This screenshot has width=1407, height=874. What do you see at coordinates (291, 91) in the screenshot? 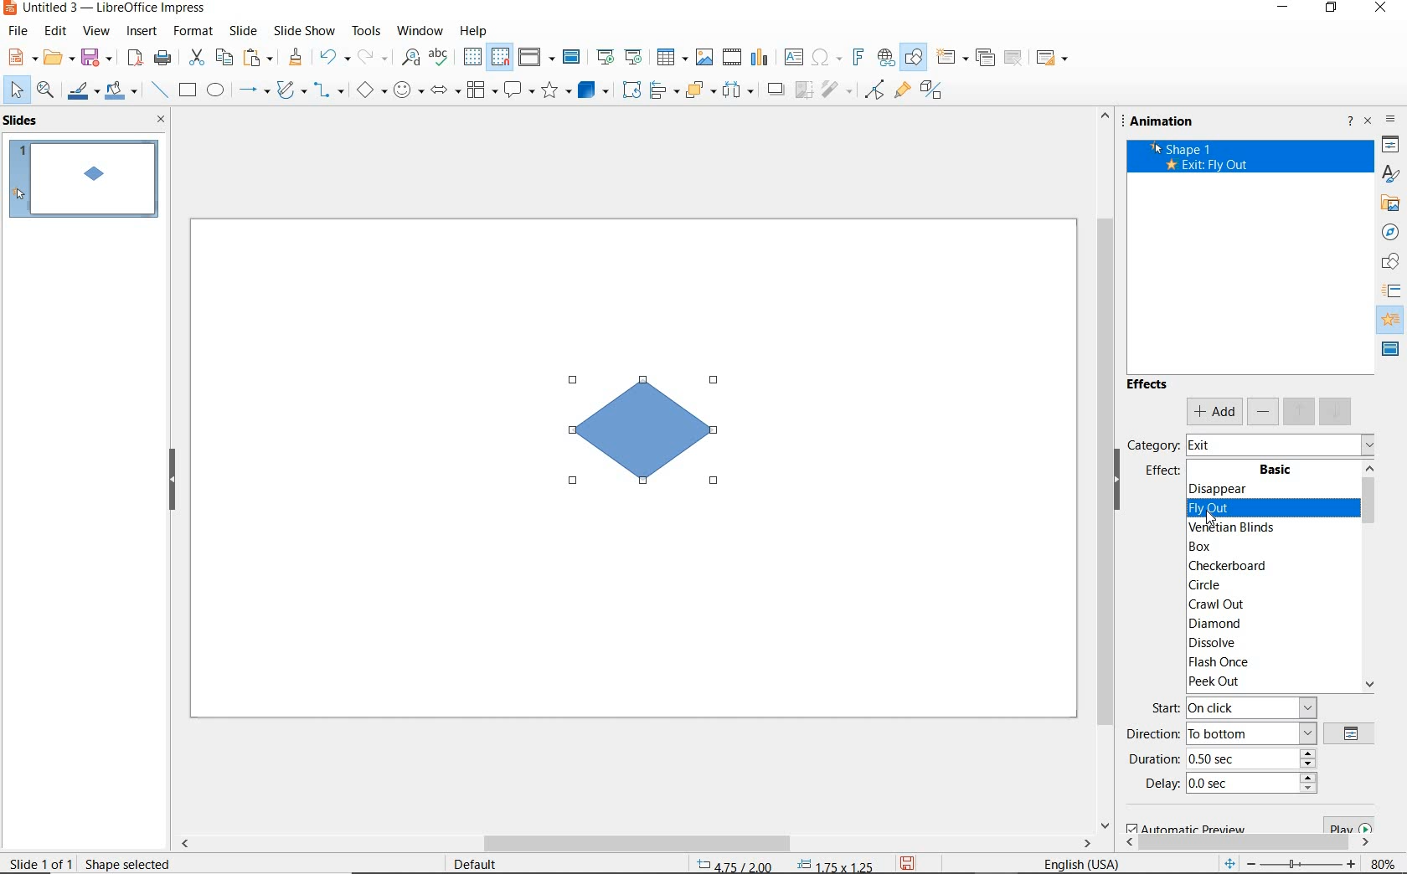
I see `curves and polygons` at bounding box center [291, 91].